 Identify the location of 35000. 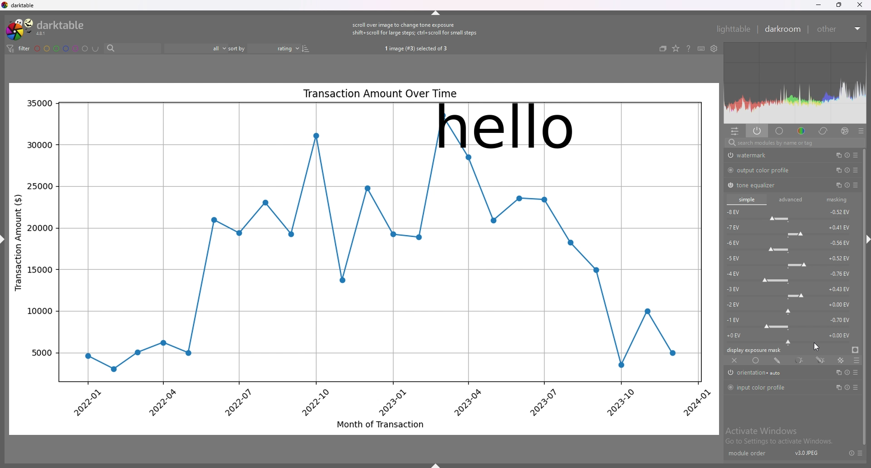
(39, 103).